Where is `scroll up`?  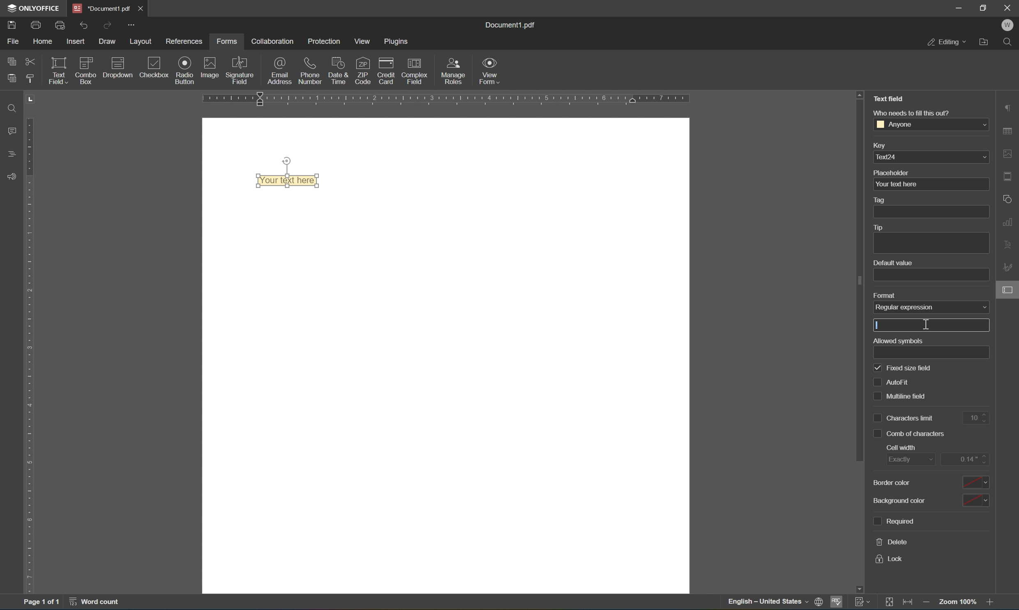 scroll up is located at coordinates (860, 94).